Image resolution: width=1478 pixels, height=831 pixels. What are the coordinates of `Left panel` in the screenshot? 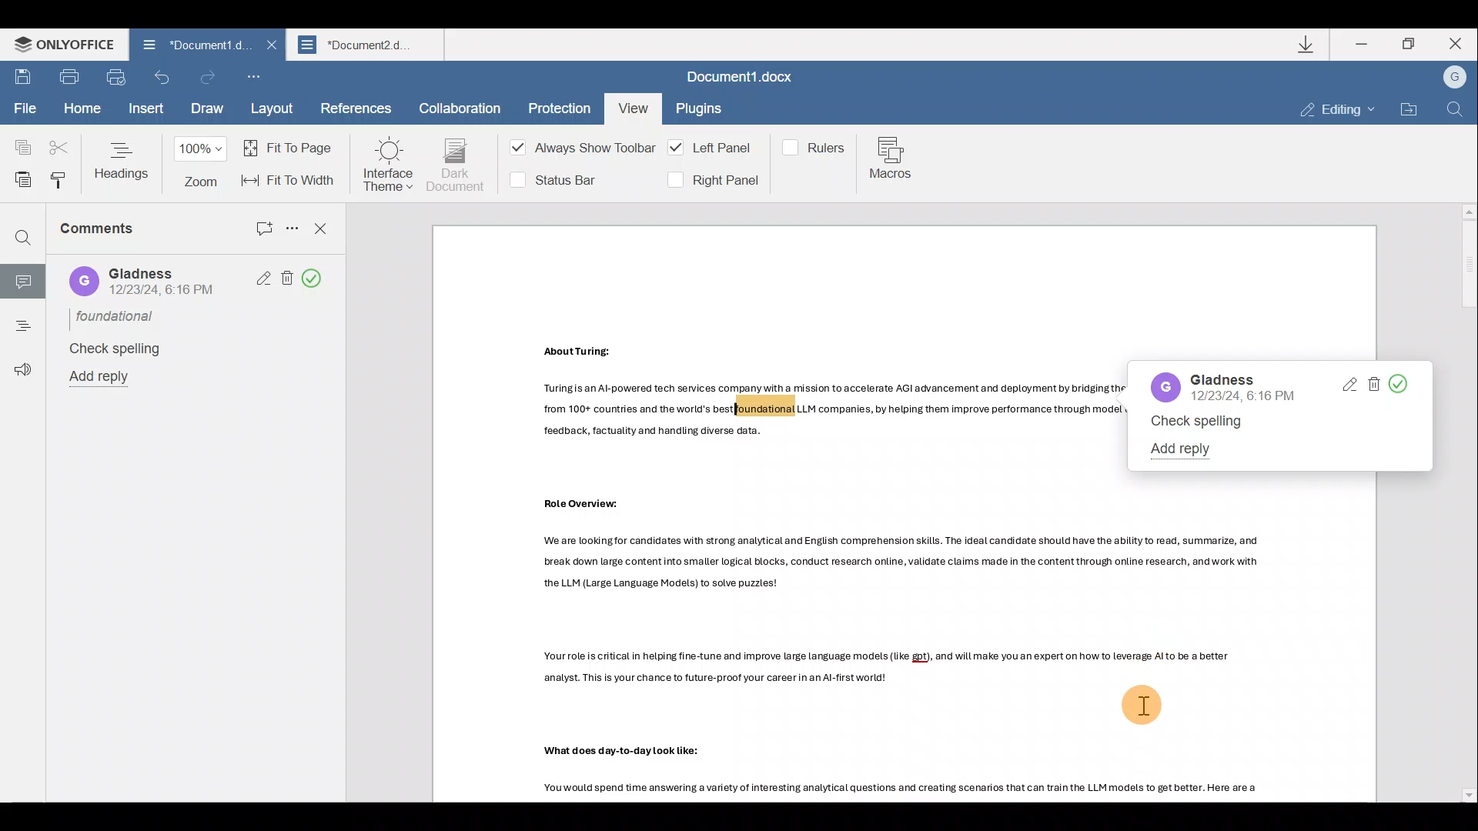 It's located at (713, 148).